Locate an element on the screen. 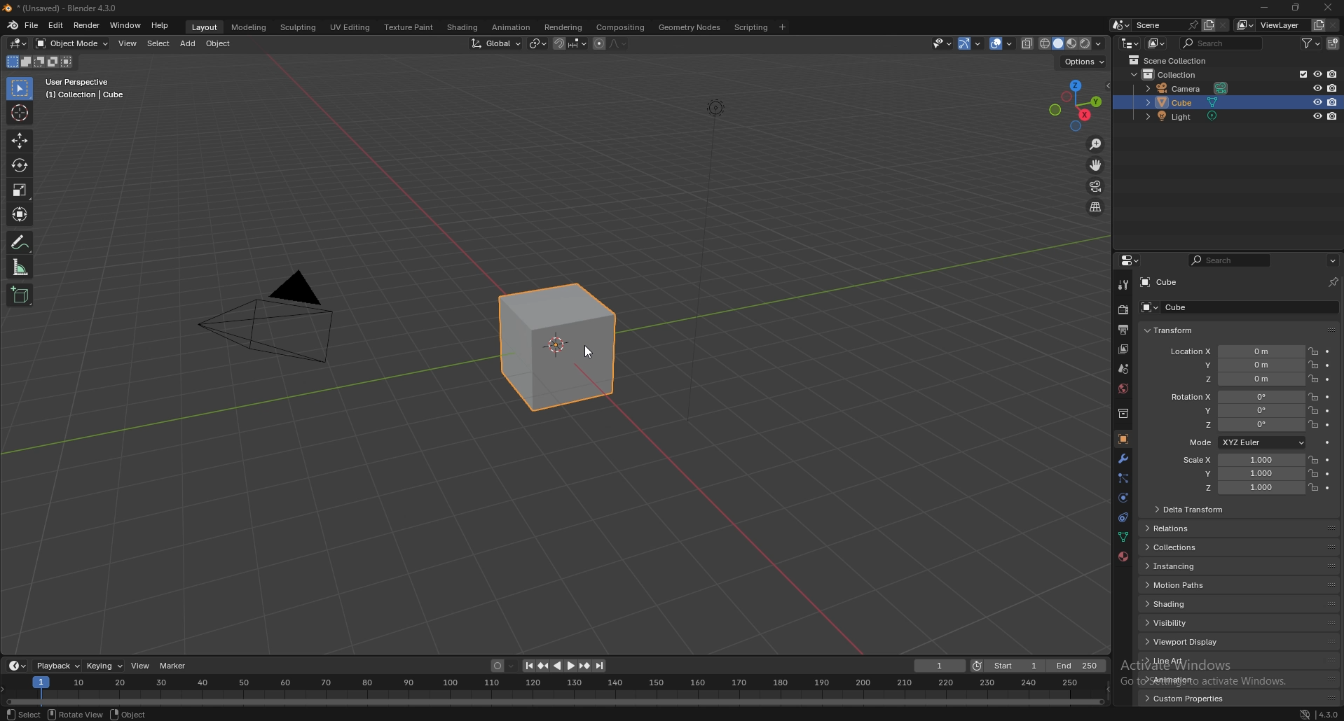 The image size is (1344, 721). animate property is located at coordinates (1328, 379).